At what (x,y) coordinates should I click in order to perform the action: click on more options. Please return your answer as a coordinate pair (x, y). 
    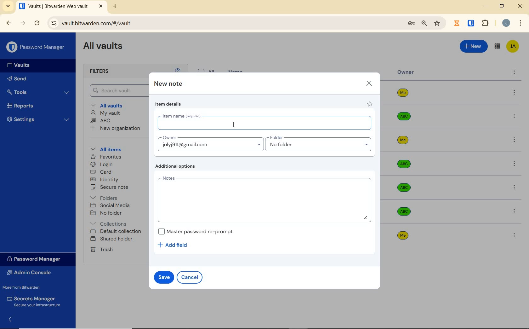
    Looking at the image, I should click on (514, 164).